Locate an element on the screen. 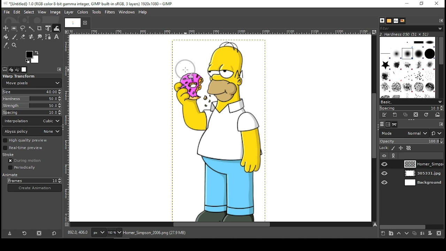  image is located at coordinates (56, 12).